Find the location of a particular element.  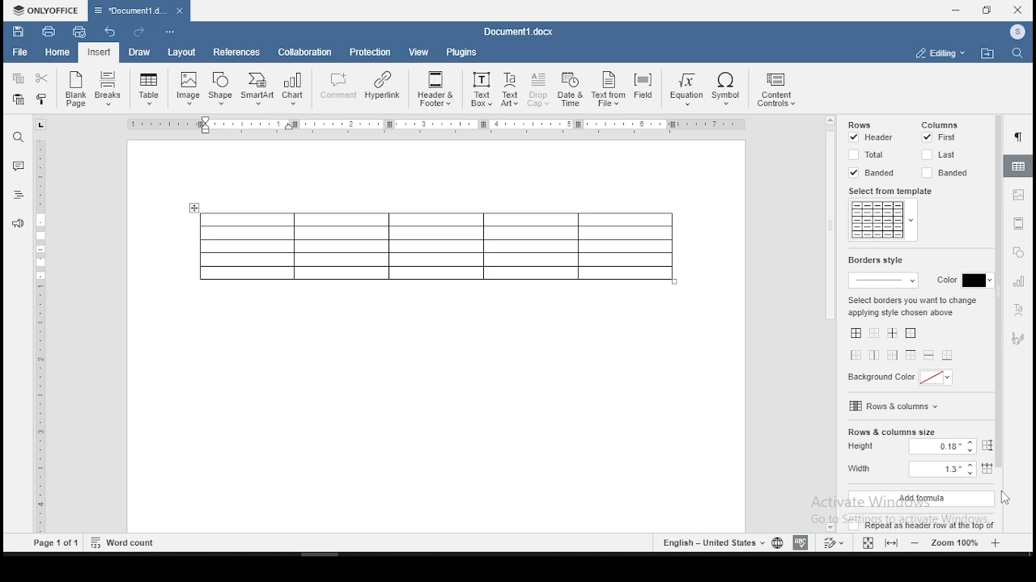

restore is located at coordinates (987, 11).